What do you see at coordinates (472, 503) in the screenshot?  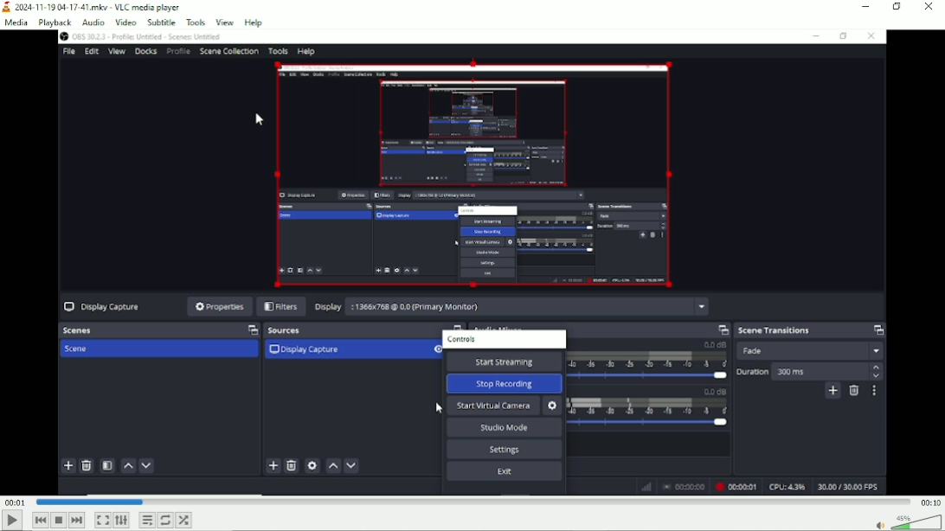 I see `Play duration` at bounding box center [472, 503].